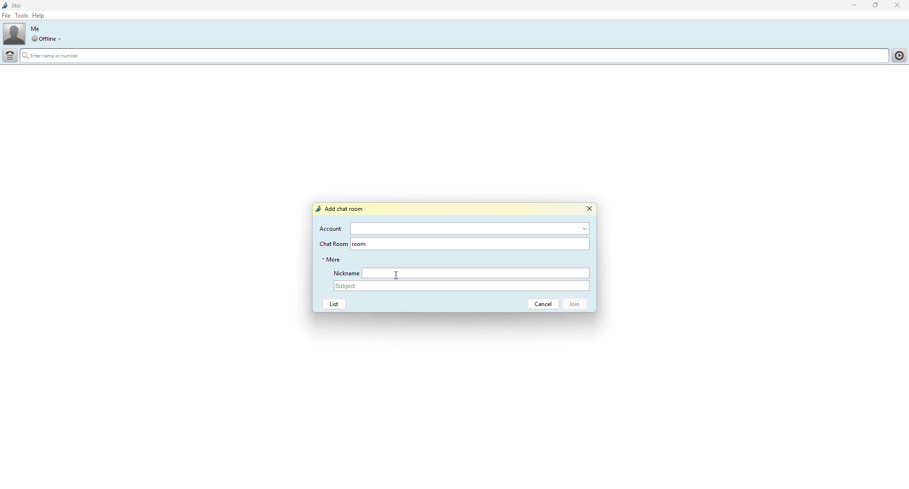 Image resolution: width=909 pixels, height=489 pixels. Describe the element at coordinates (898, 54) in the screenshot. I see `History` at that location.